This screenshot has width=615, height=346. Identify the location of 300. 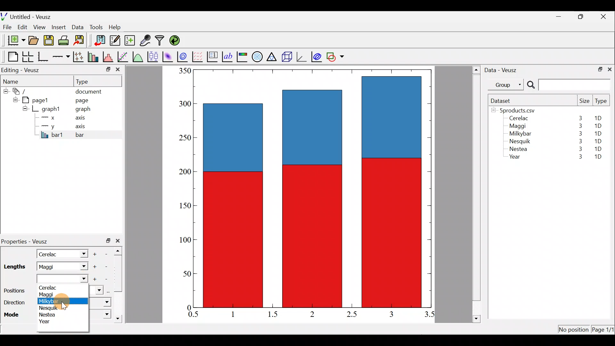
(184, 104).